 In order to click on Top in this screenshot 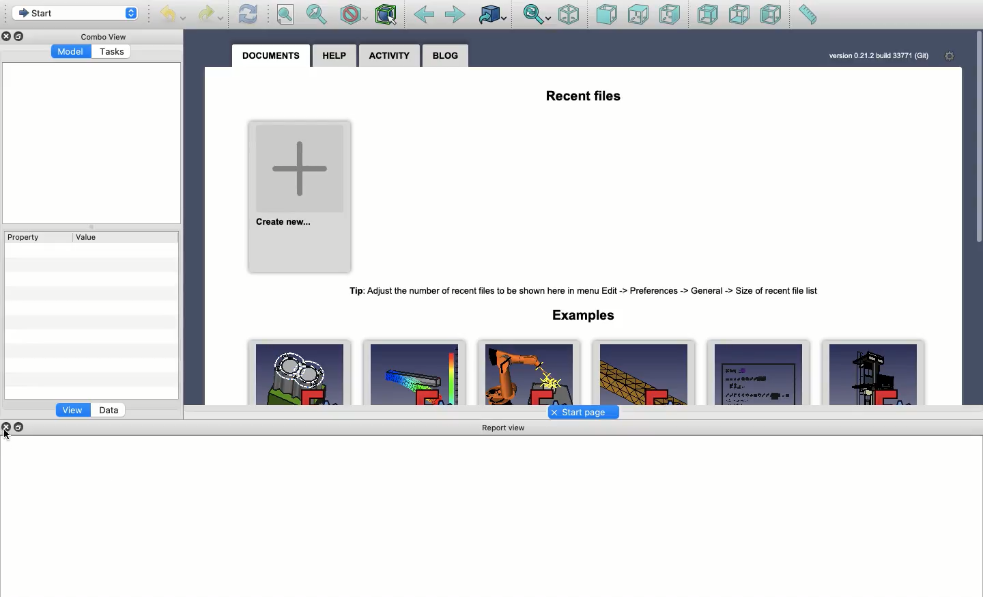, I will do `click(639, 16)`.